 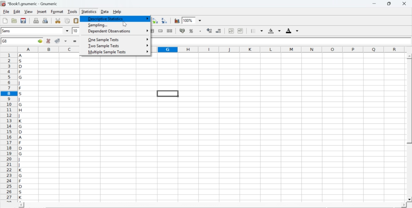 I want to click on enter formula, so click(x=75, y=41).